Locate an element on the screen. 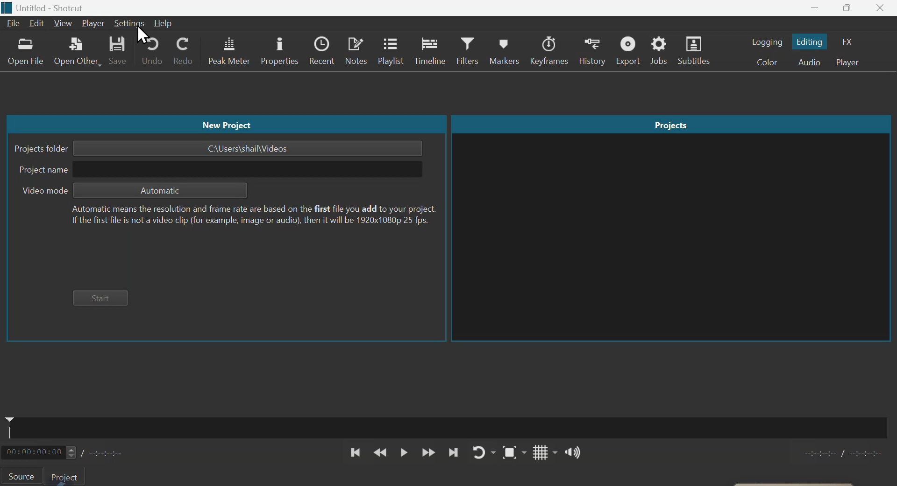 The height and width of the screenshot is (486, 897). open file is located at coordinates (25, 54).